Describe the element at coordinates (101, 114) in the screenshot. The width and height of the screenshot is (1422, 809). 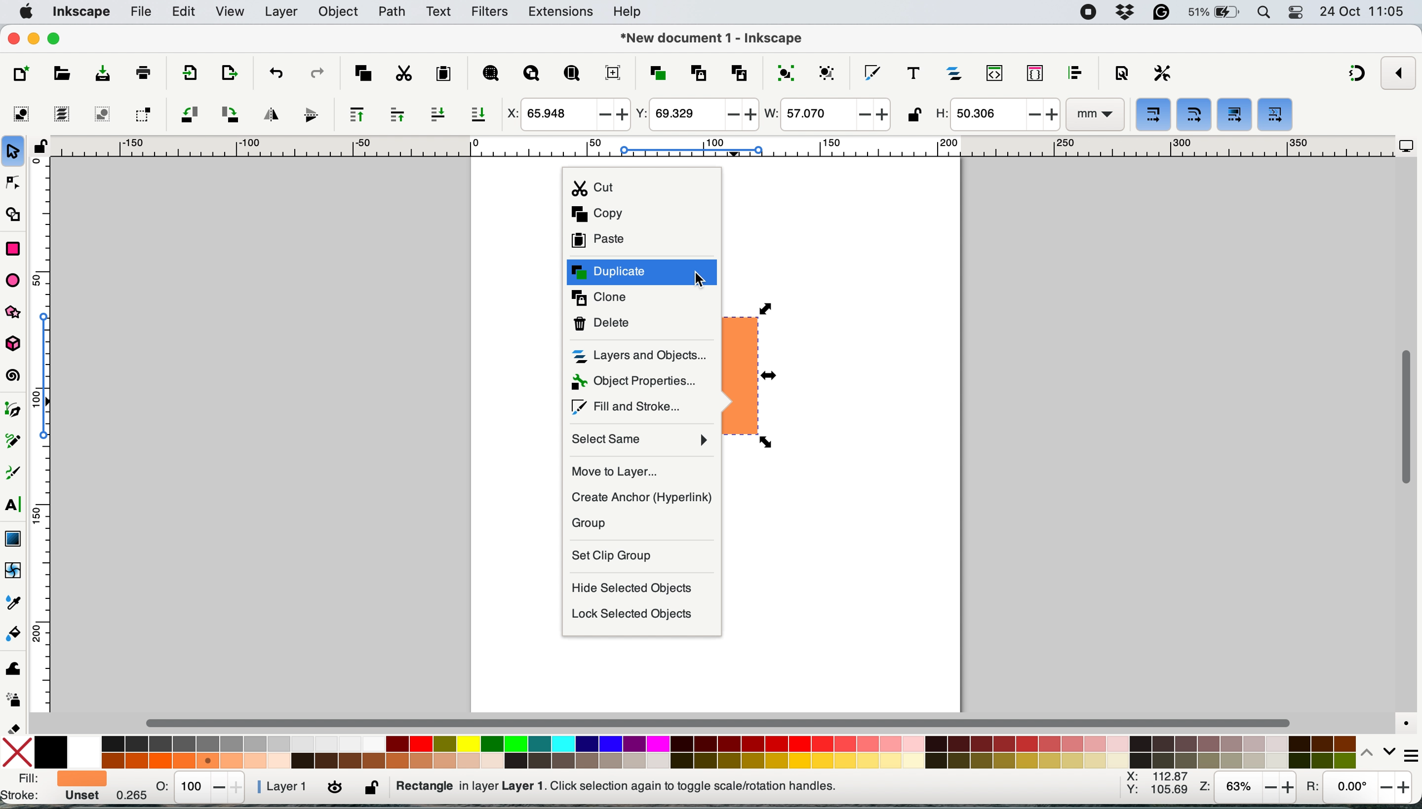
I see `deselect any selected objects` at that location.